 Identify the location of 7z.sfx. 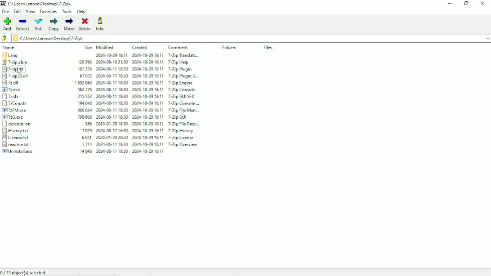
(99, 96).